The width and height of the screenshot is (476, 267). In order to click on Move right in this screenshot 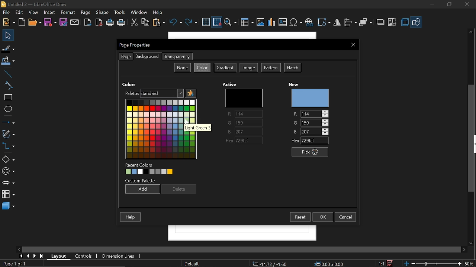, I will do `click(464, 249)`.